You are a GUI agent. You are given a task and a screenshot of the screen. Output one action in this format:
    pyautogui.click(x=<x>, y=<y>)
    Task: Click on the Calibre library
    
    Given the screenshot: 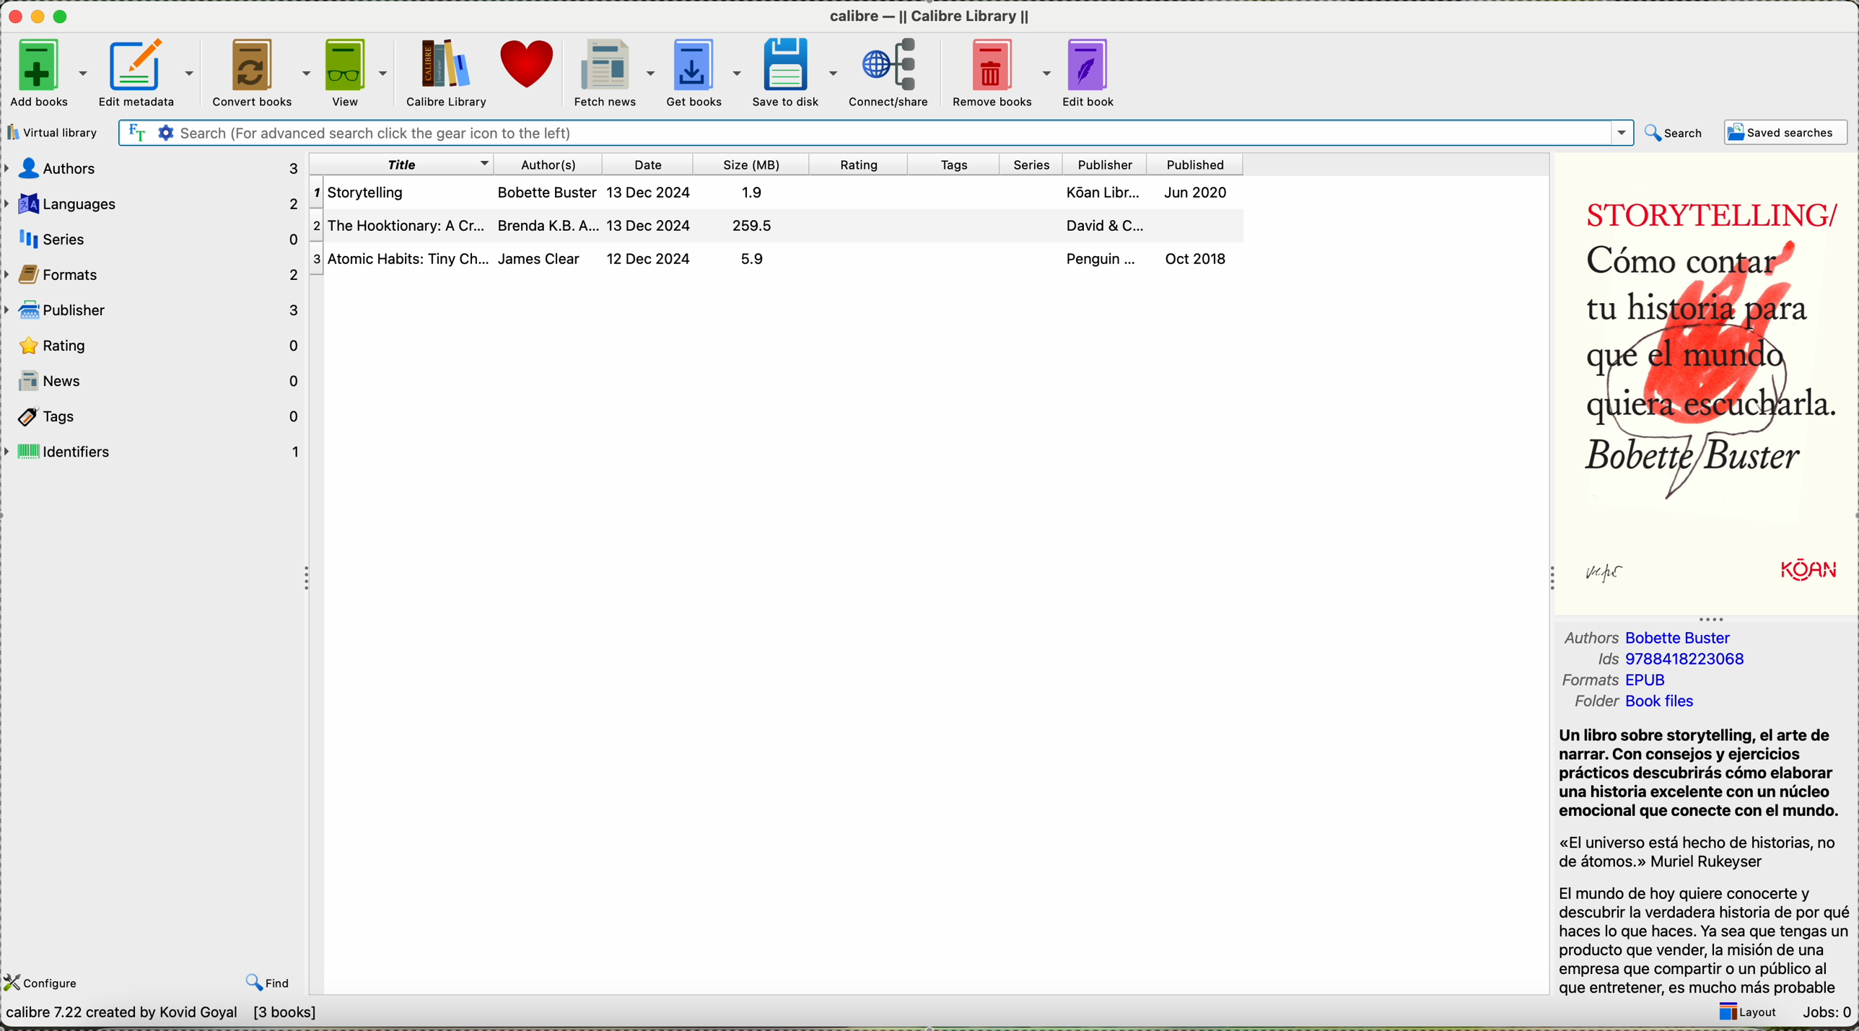 What is the action you would take?
    pyautogui.click(x=446, y=73)
    